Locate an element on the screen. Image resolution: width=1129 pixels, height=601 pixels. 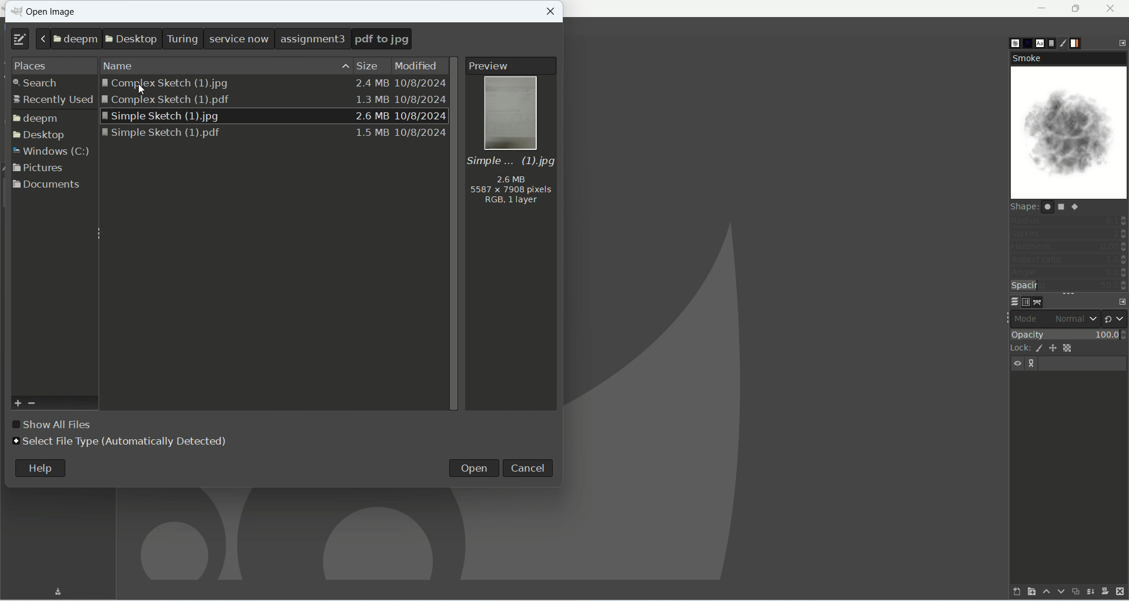
lock pixels is located at coordinates (1038, 349).